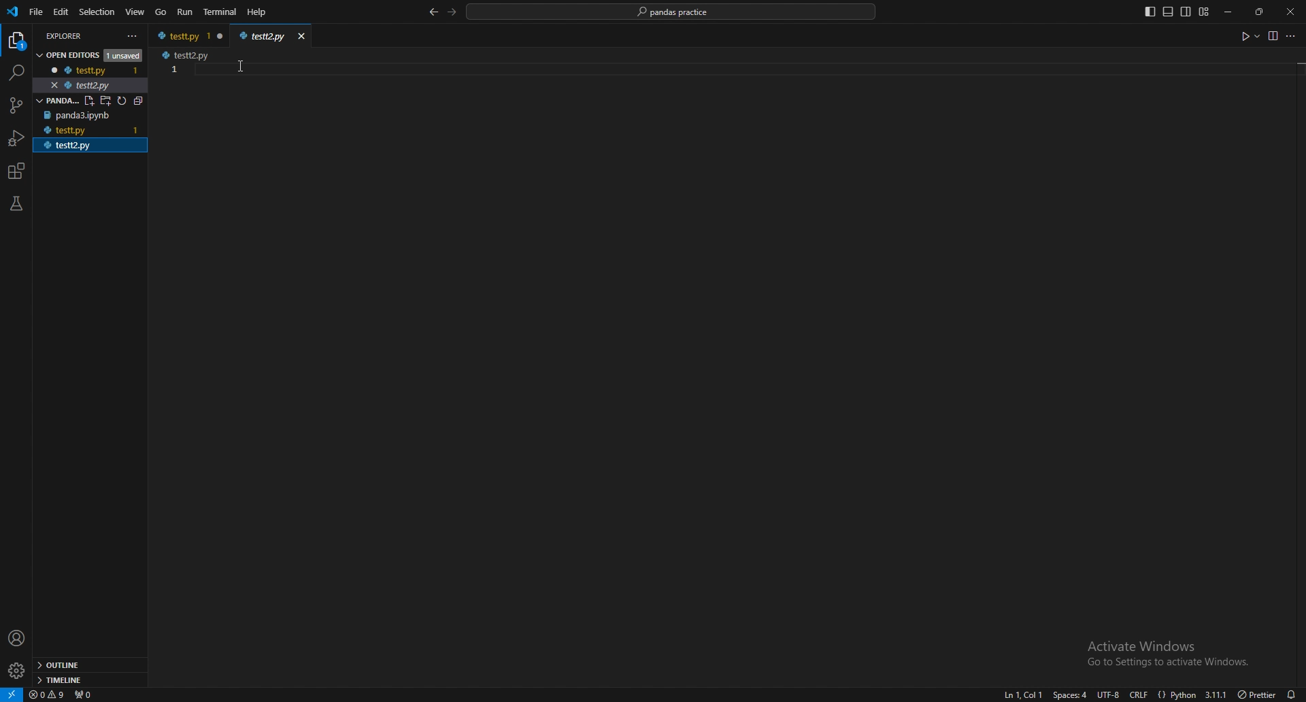 The image size is (1306, 702). Describe the element at coordinates (673, 12) in the screenshot. I see `pandas practice` at that location.